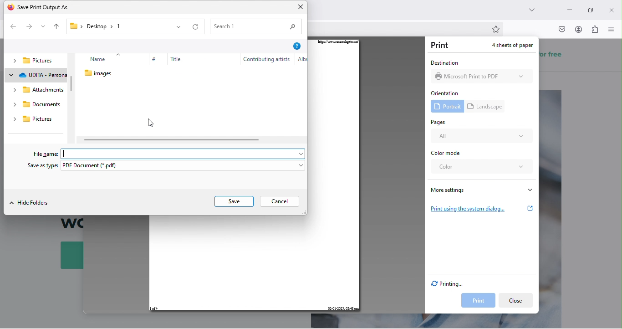  I want to click on hide folder, so click(32, 203).